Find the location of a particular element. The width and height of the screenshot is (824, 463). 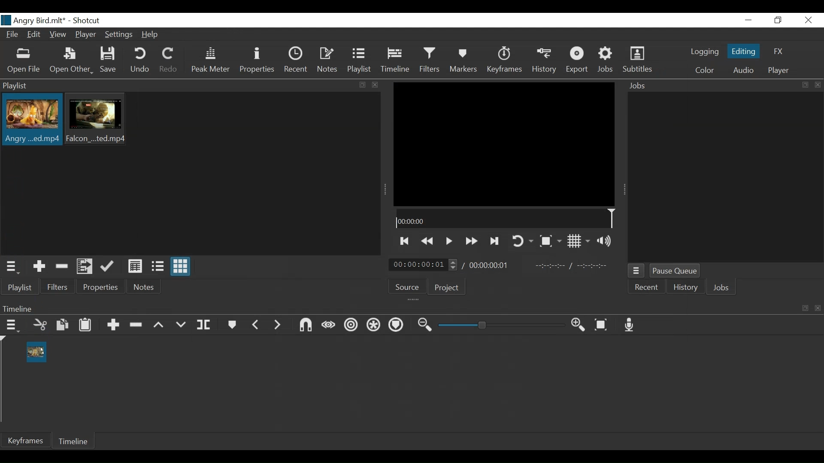

Playlist Panel is located at coordinates (191, 85).